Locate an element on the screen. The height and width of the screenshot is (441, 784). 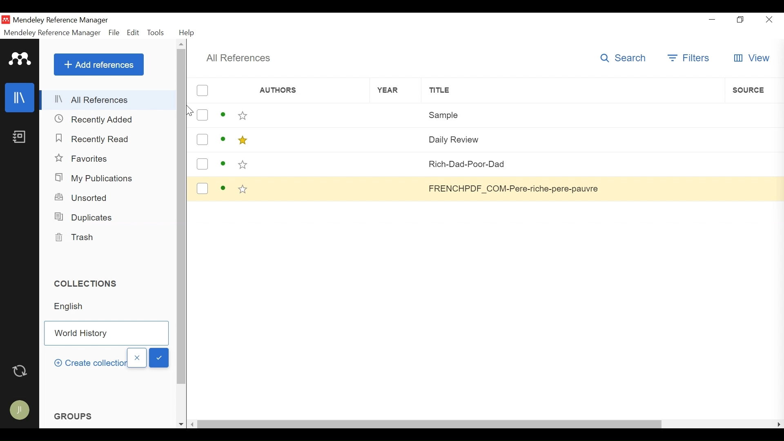
Filters is located at coordinates (690, 58).